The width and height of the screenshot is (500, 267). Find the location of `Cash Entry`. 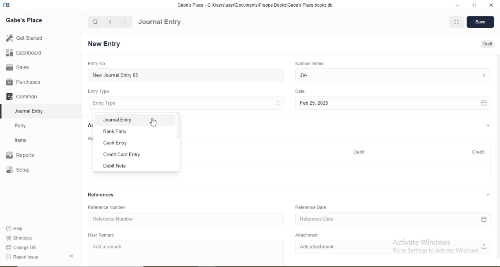

Cash Entry is located at coordinates (132, 142).